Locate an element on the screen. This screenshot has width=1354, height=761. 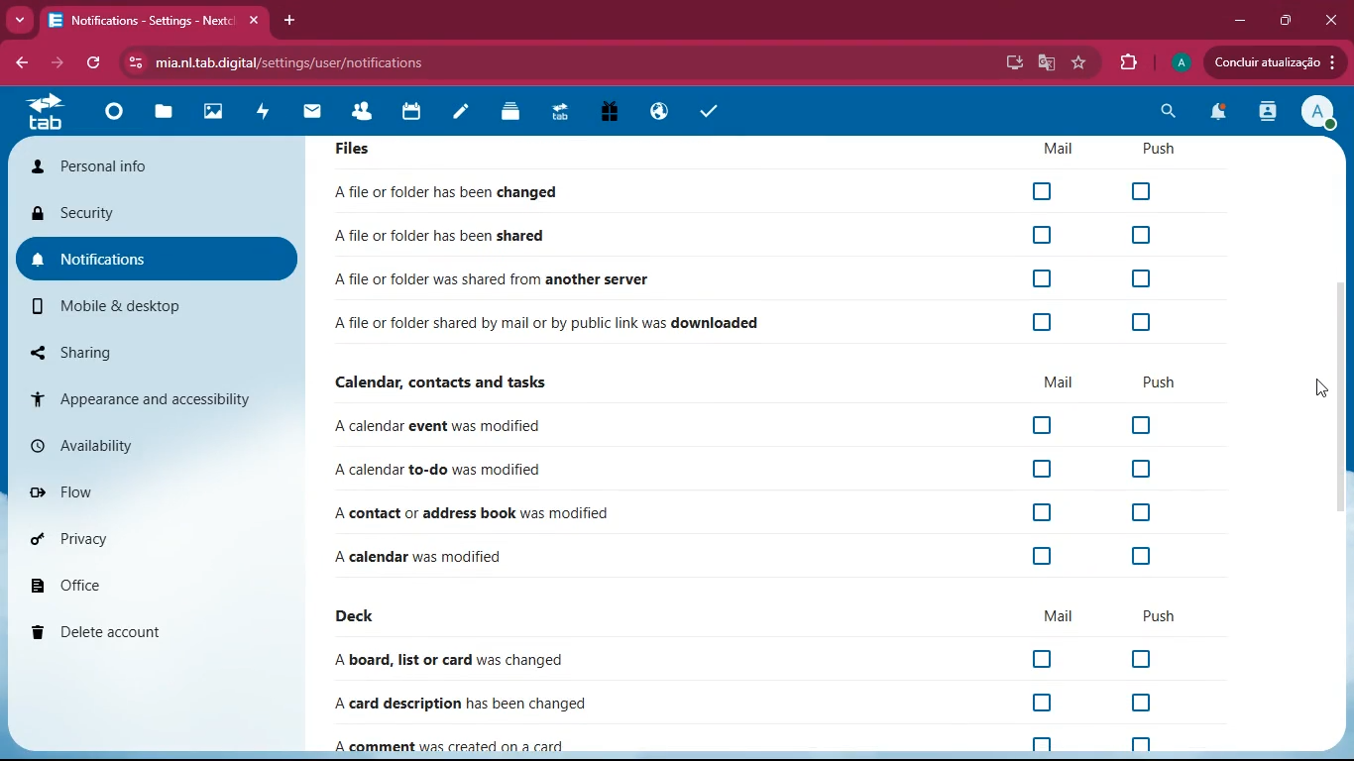
google translate is located at coordinates (1046, 62).